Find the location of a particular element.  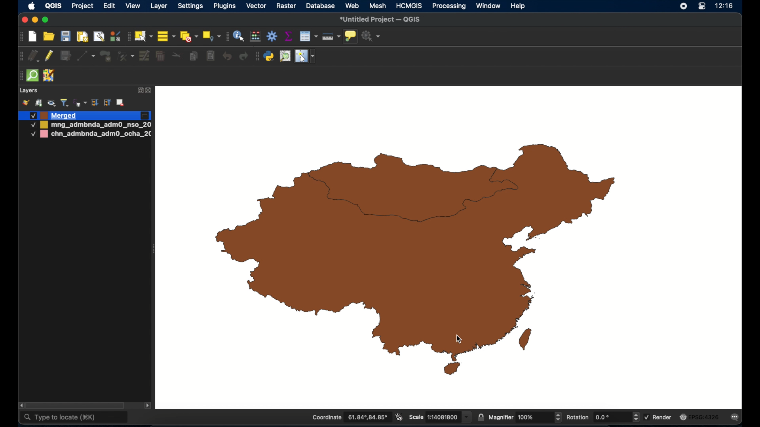

drag handle is located at coordinates (408, 197).